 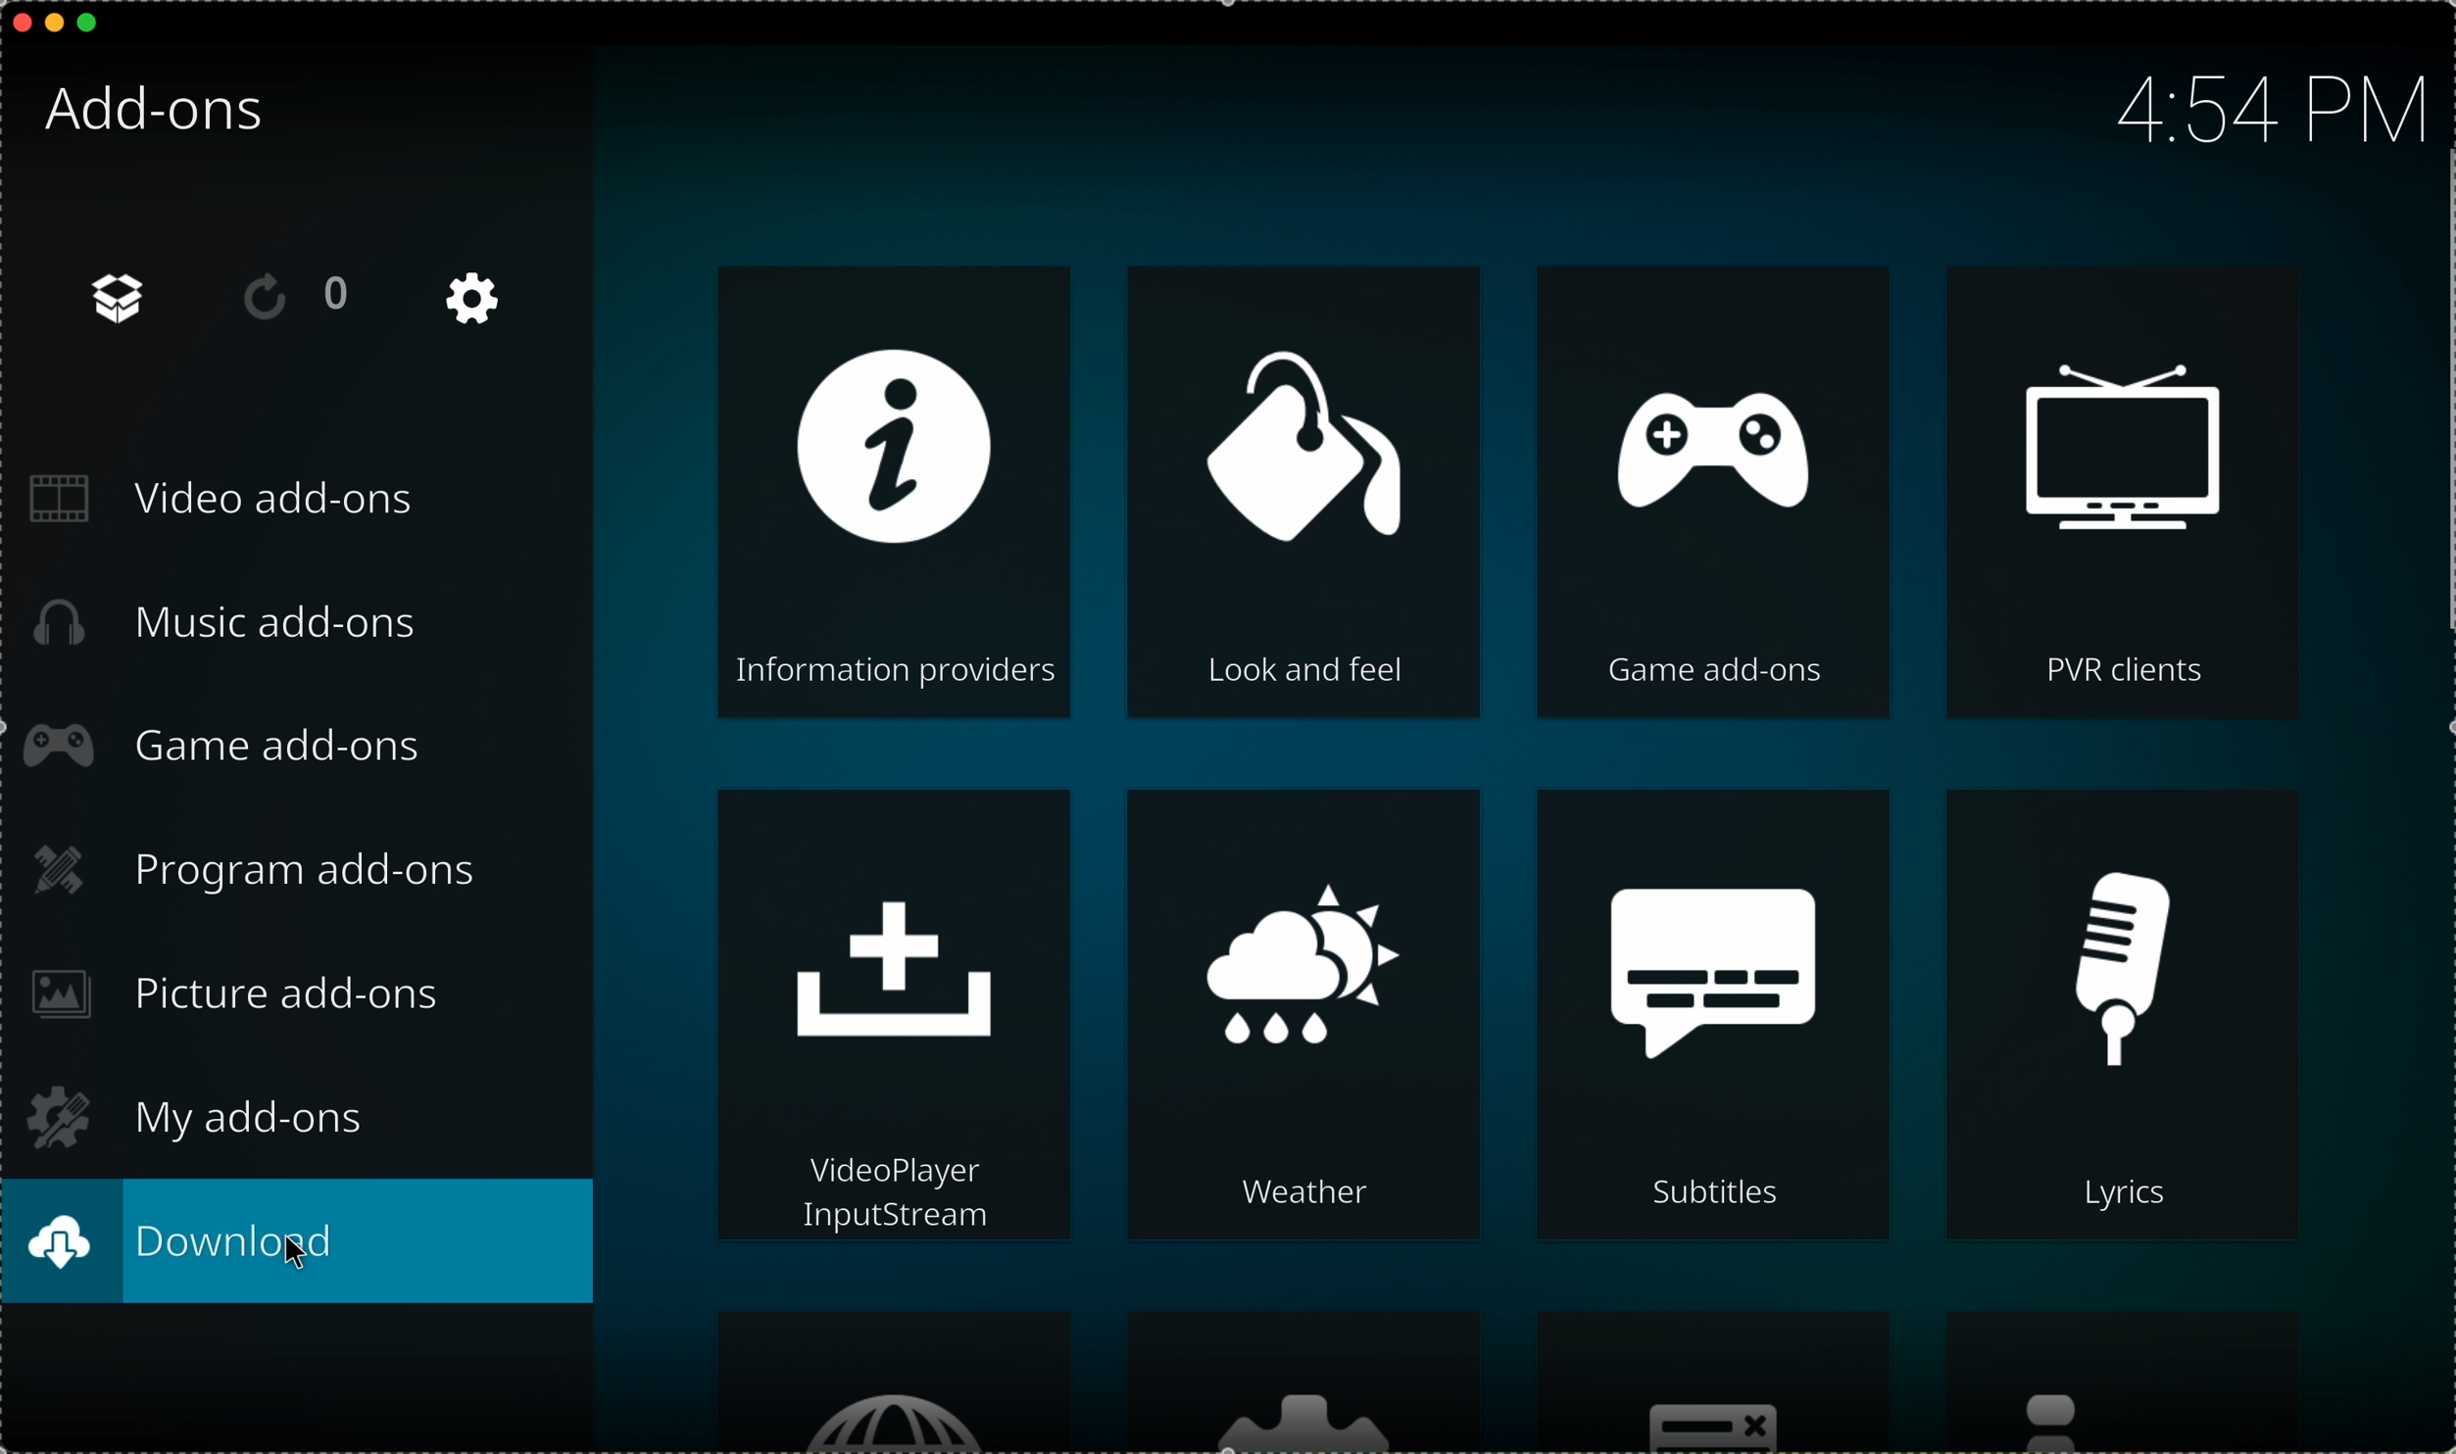 I want to click on settings, so click(x=1303, y=1382).